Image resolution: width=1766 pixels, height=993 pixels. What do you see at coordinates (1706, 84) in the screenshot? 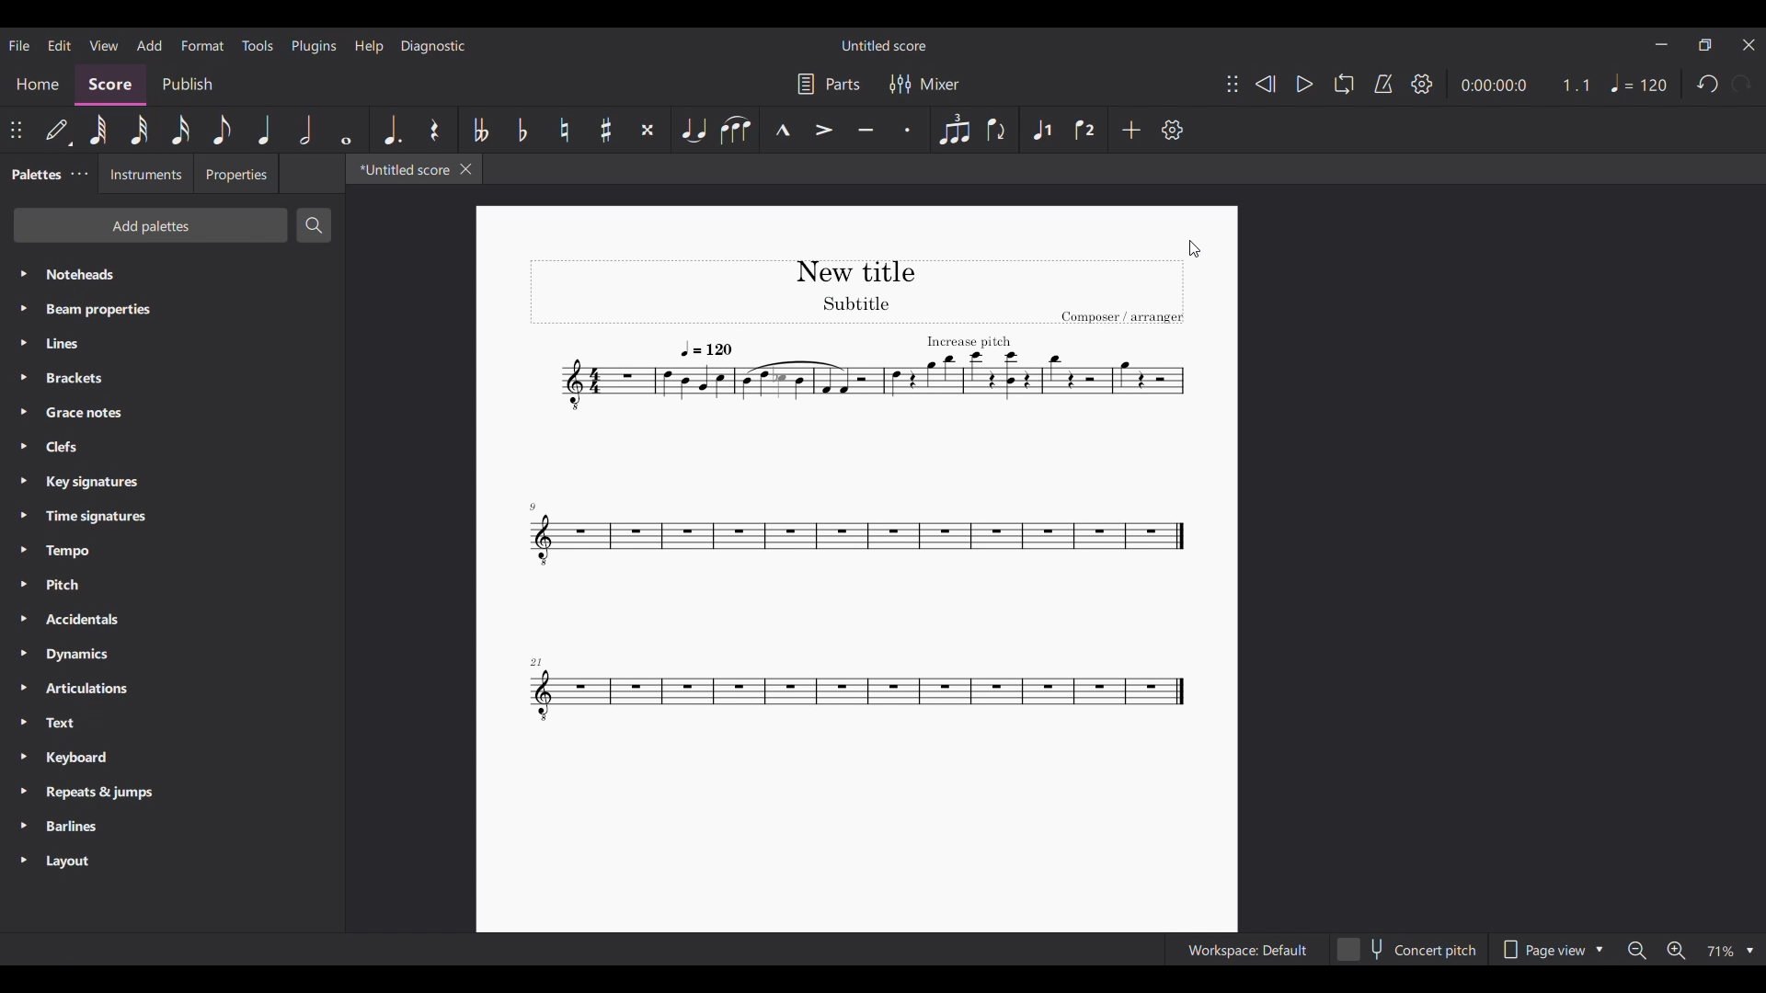
I see `Undo` at bounding box center [1706, 84].